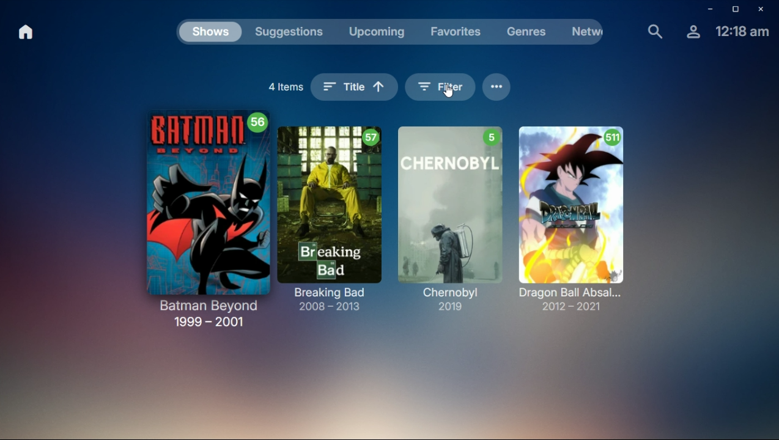 The height and width of the screenshot is (440, 779). Describe the element at coordinates (742, 32) in the screenshot. I see `12.18 am` at that location.